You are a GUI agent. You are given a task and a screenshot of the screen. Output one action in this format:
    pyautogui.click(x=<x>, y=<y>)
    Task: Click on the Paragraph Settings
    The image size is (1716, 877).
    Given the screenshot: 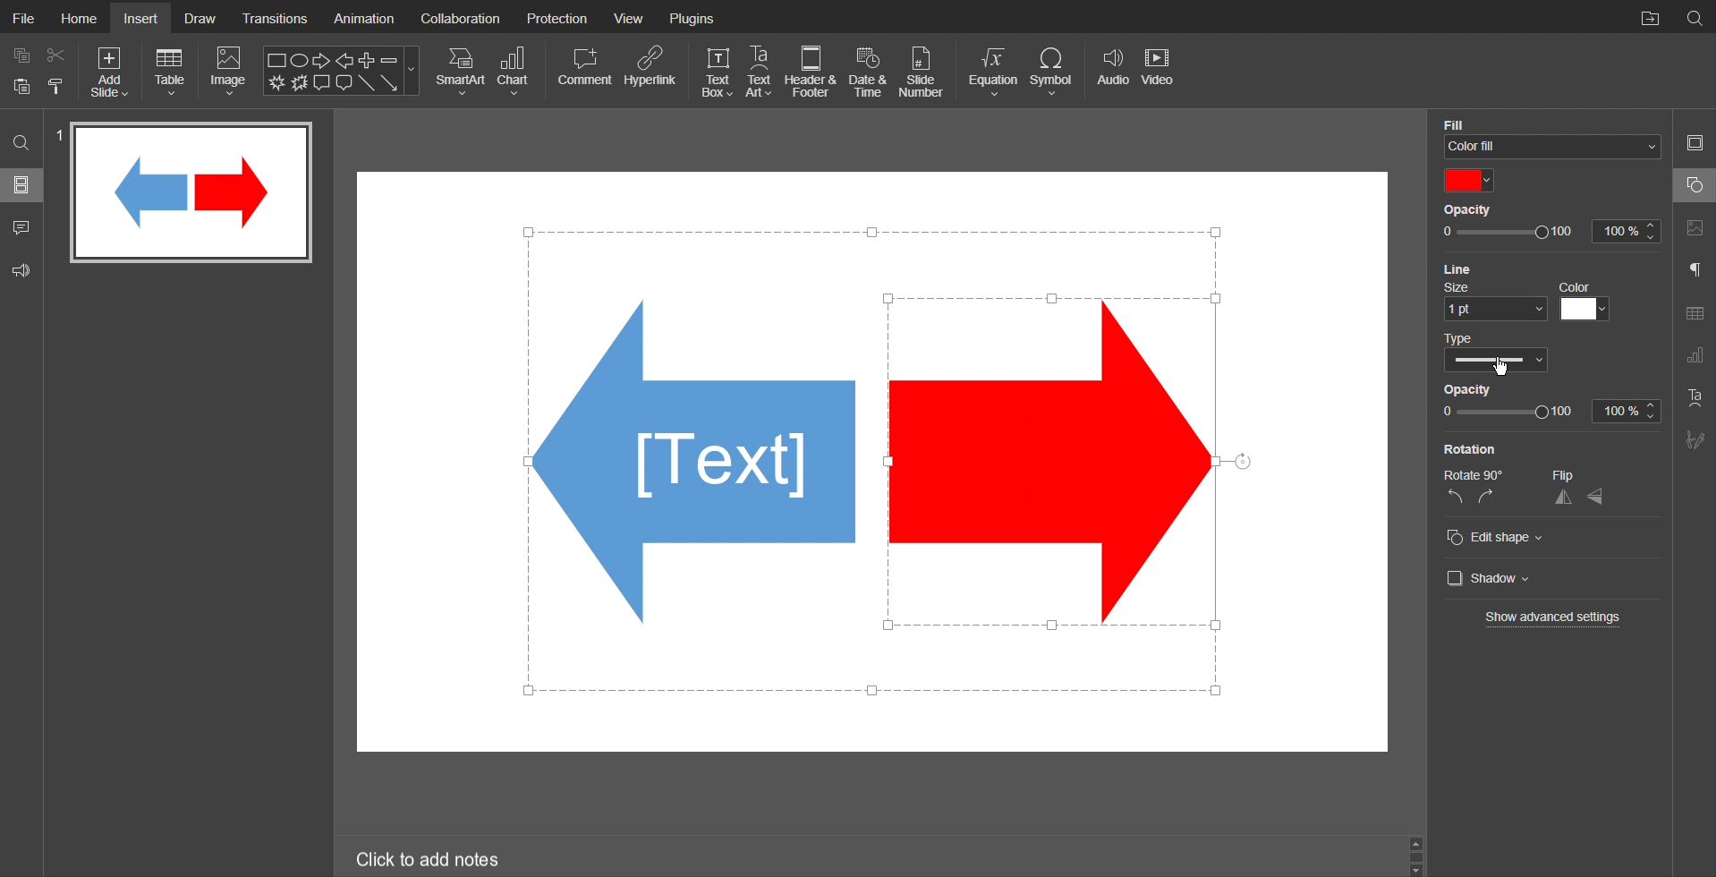 What is the action you would take?
    pyautogui.click(x=1695, y=270)
    